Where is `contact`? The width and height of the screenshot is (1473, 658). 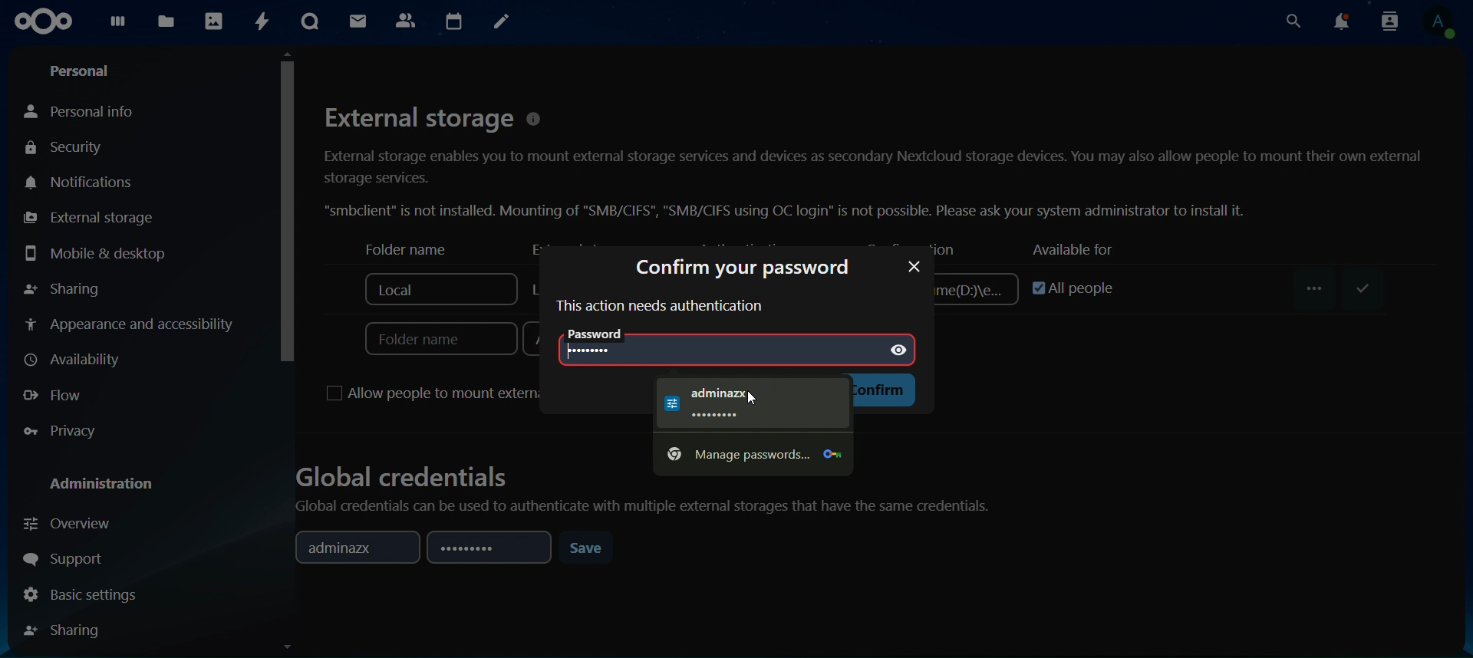 contact is located at coordinates (407, 21).